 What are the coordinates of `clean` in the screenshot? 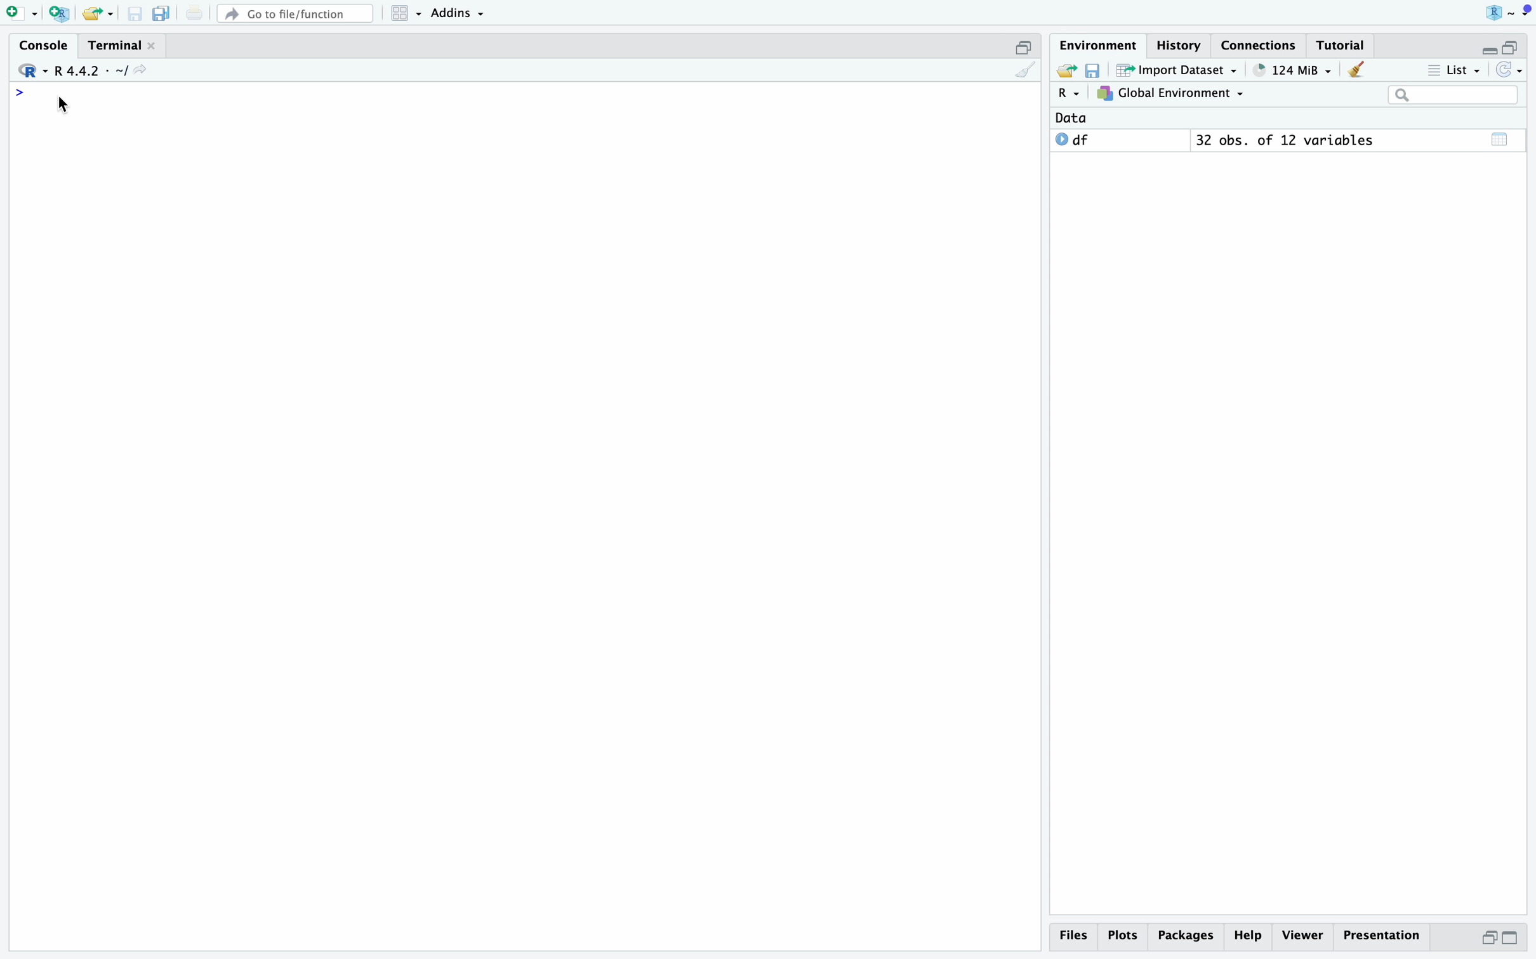 It's located at (1357, 70).